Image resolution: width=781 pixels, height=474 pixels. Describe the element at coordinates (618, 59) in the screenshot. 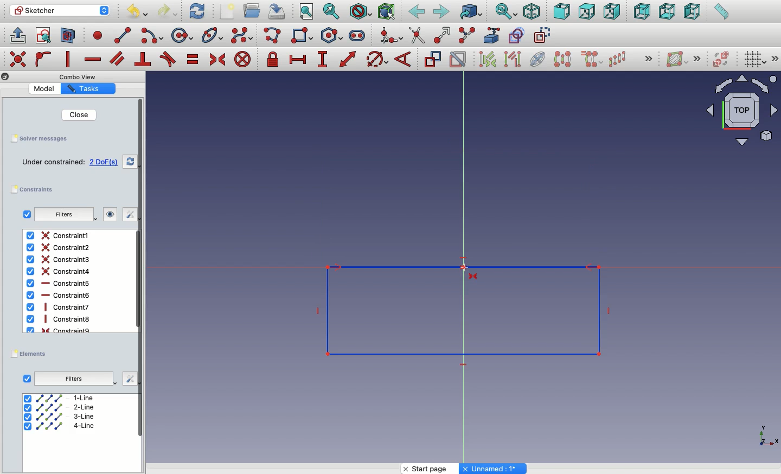

I see `Rectangular array` at that location.